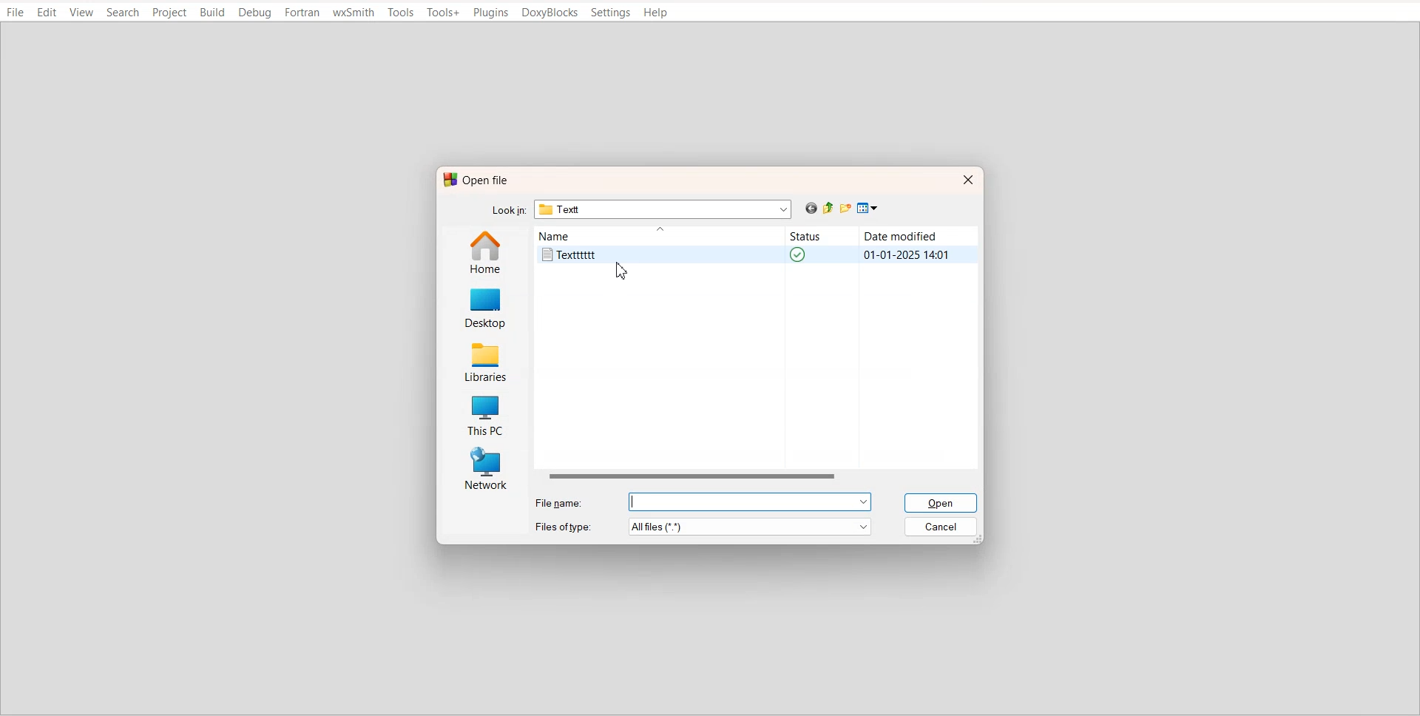 The image size is (1420, 716). What do you see at coordinates (702, 501) in the screenshot?
I see `File name` at bounding box center [702, 501].